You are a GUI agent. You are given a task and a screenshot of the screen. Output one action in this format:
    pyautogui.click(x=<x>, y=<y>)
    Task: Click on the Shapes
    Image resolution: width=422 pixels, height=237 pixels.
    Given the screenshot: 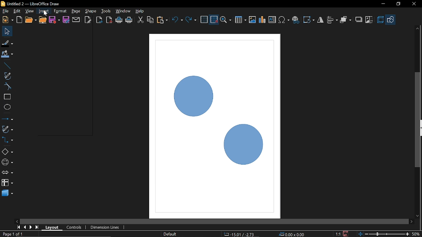 What is the action you would take?
    pyautogui.click(x=7, y=151)
    